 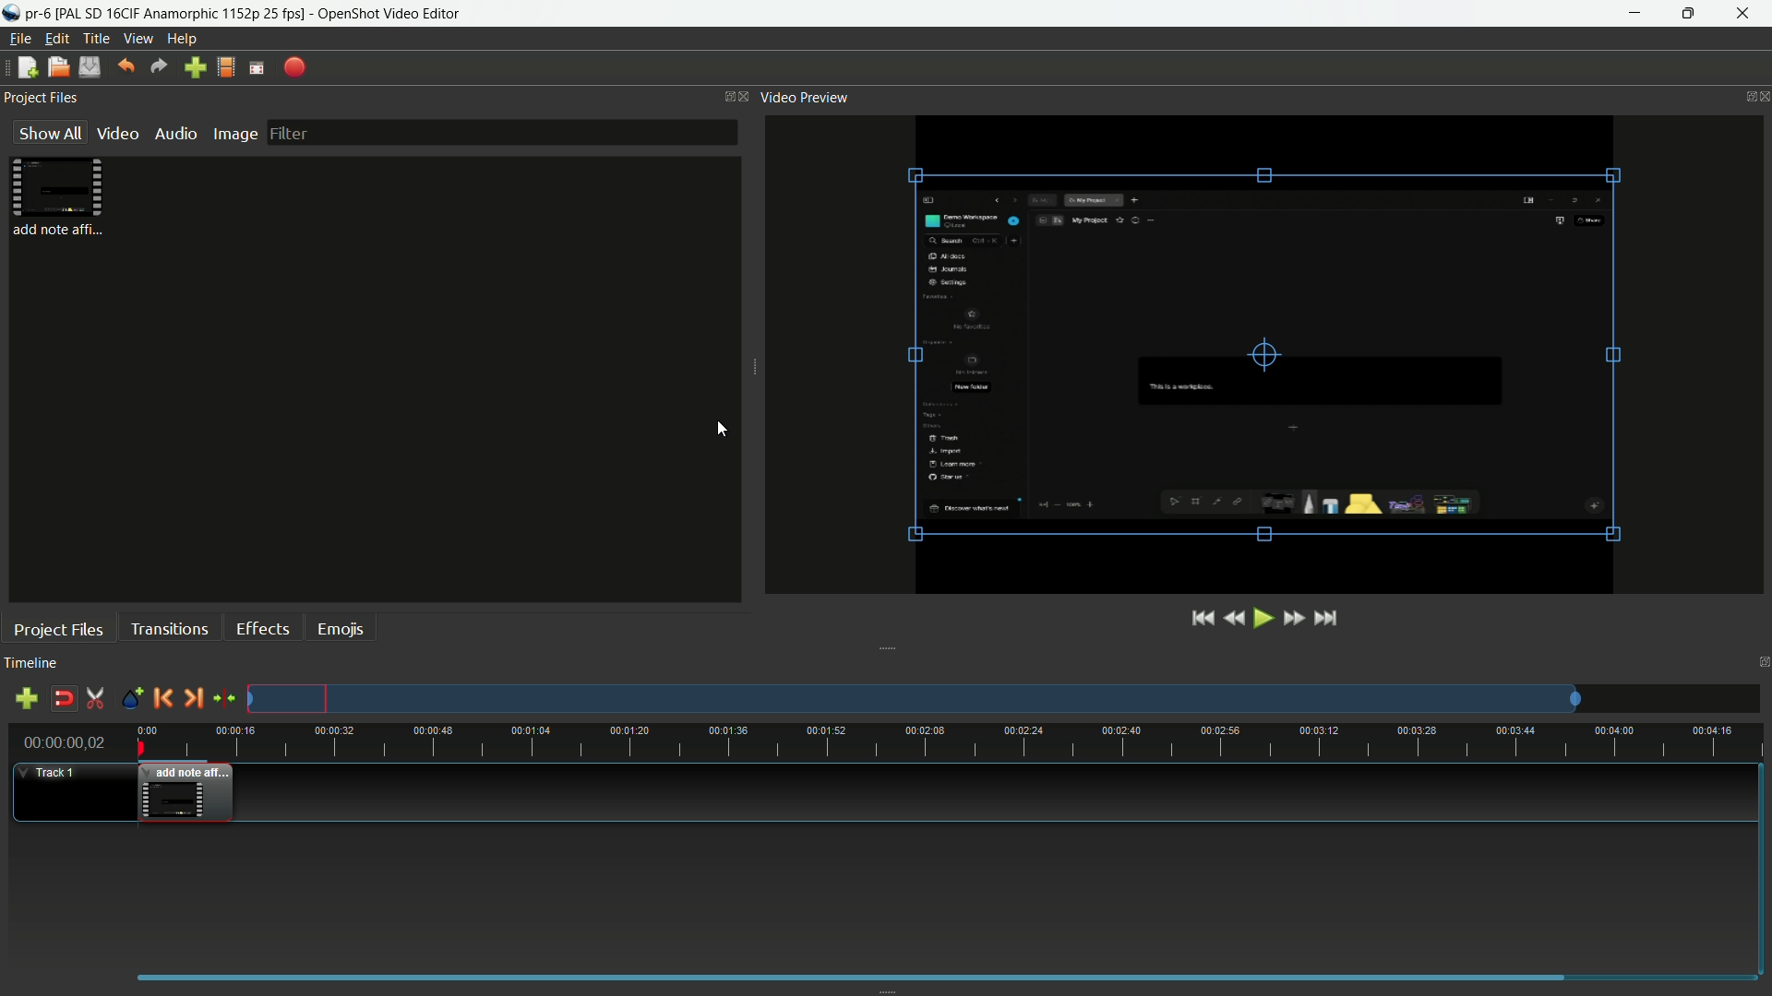 What do you see at coordinates (90, 67) in the screenshot?
I see `save file` at bounding box center [90, 67].